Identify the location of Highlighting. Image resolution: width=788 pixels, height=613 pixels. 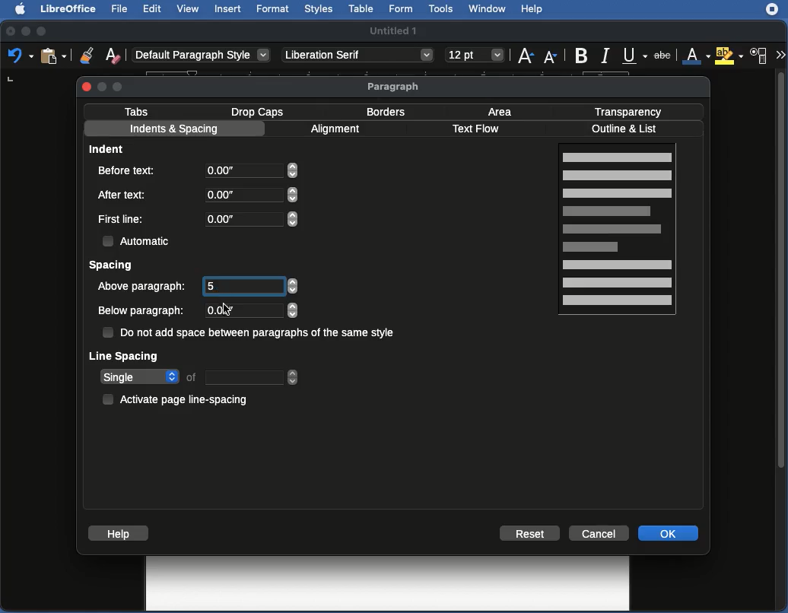
(730, 56).